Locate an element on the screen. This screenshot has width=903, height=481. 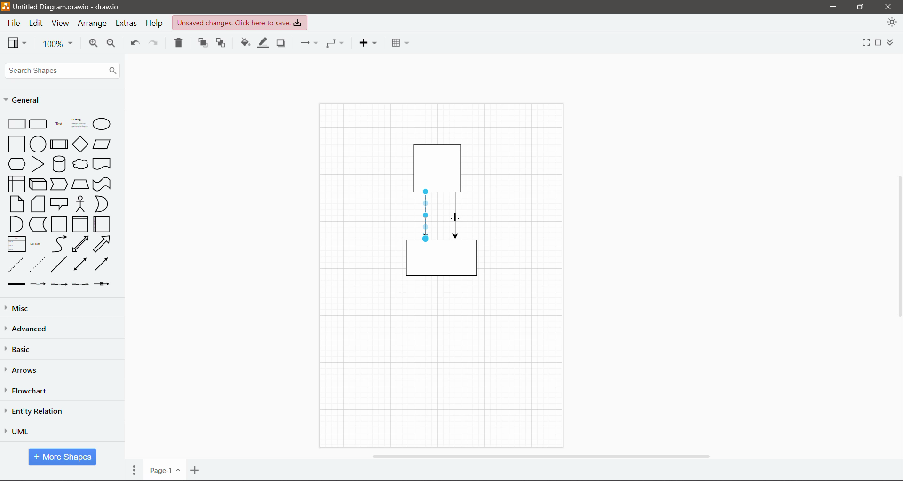
Restore Down is located at coordinates (861, 6).